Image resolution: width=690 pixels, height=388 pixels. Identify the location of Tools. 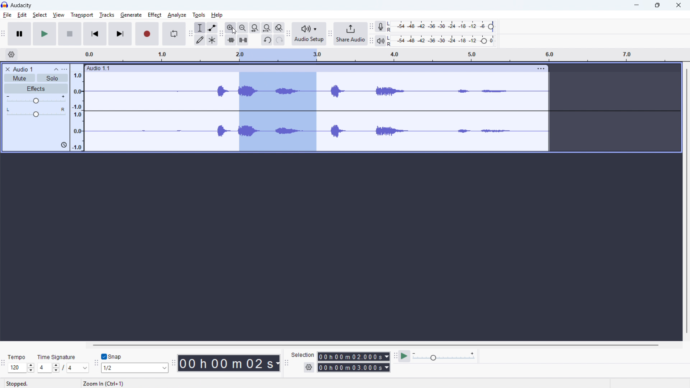
(198, 15).